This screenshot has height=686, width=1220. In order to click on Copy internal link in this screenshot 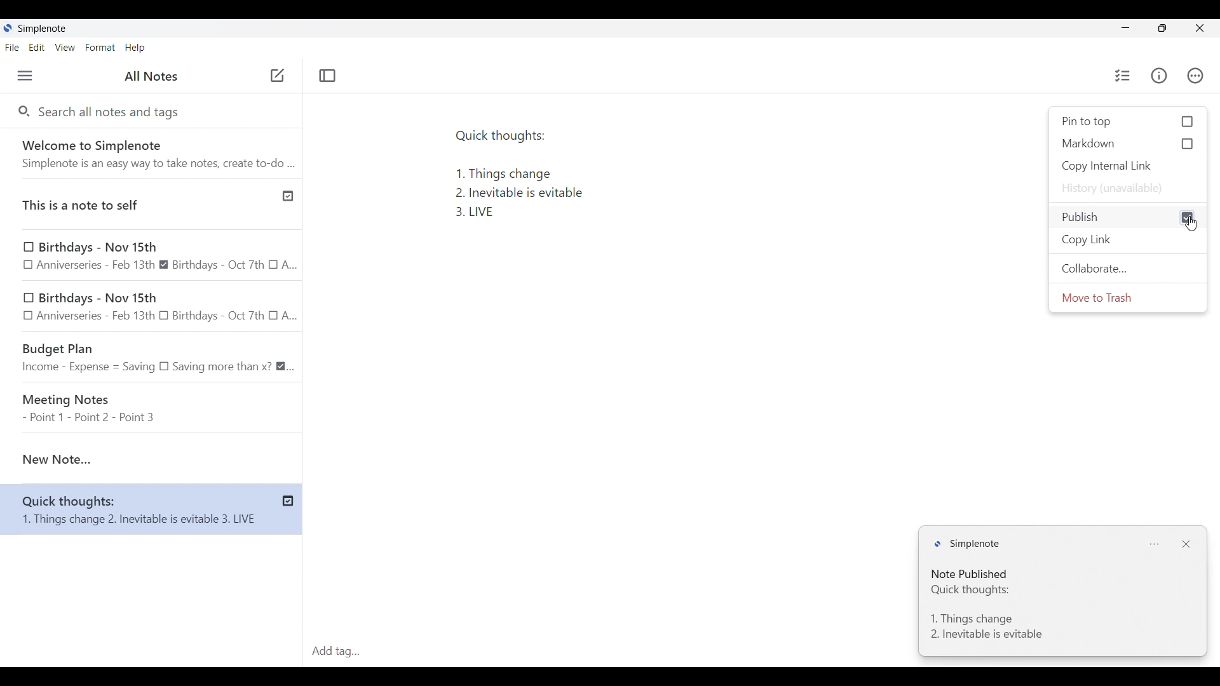, I will do `click(1127, 166)`.